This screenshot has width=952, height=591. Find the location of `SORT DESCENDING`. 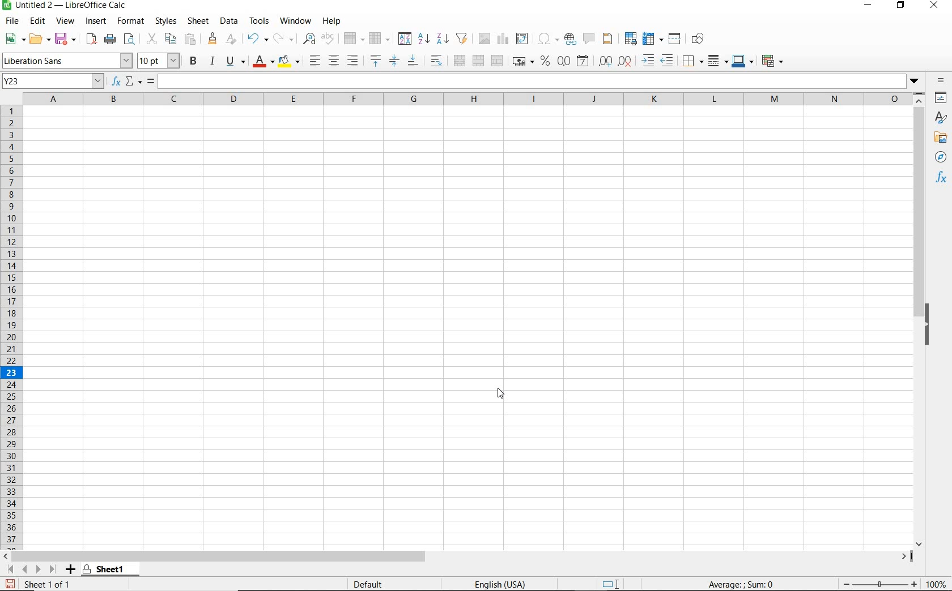

SORT DESCENDING is located at coordinates (443, 39).